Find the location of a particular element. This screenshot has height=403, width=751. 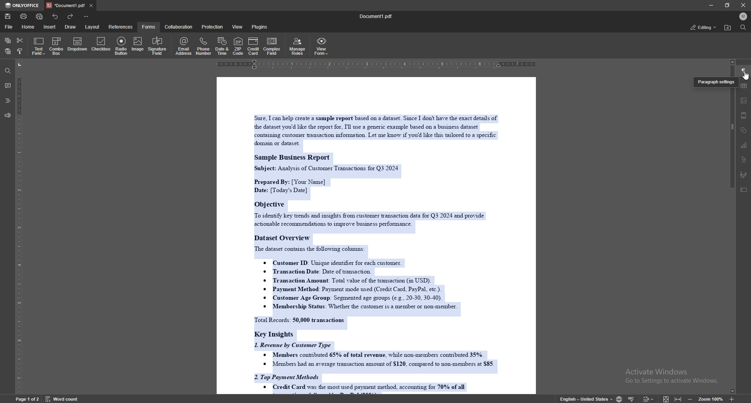

cut is located at coordinates (20, 40).